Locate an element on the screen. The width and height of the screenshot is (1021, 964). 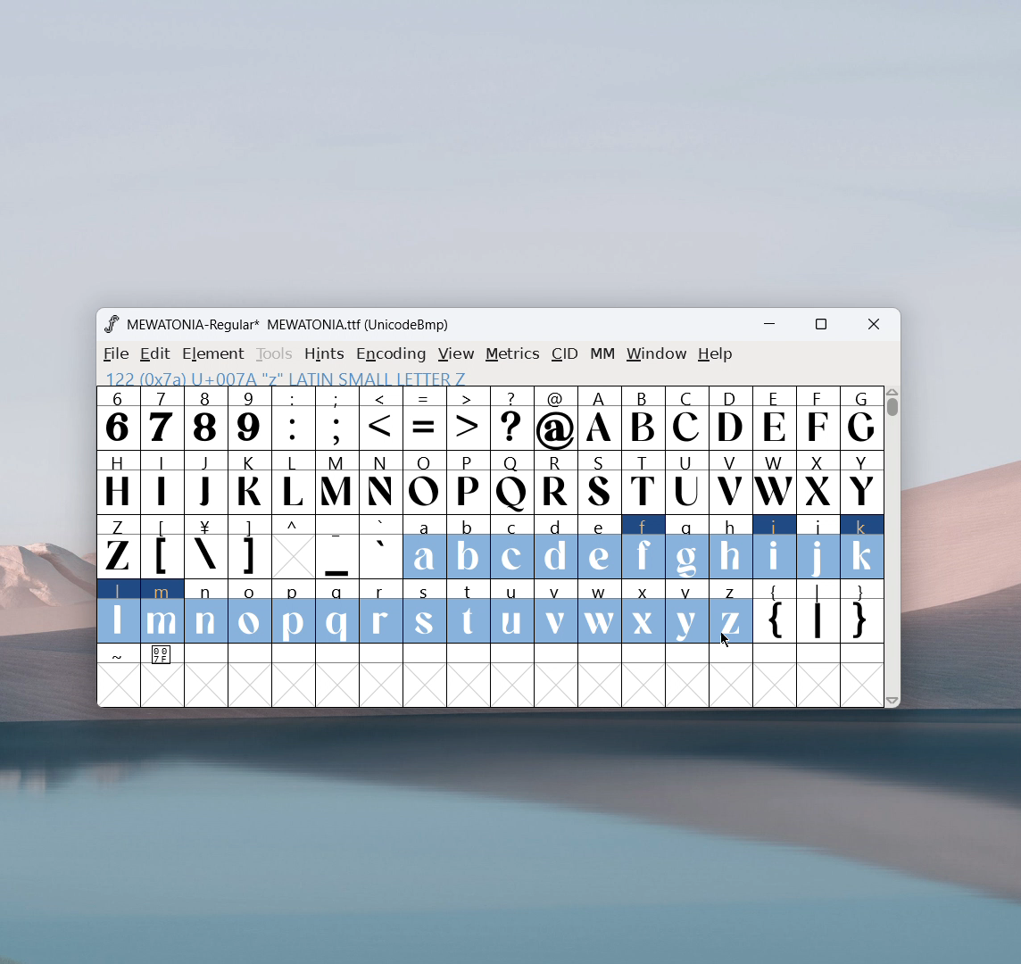
Vertical is located at coordinates (893, 544).